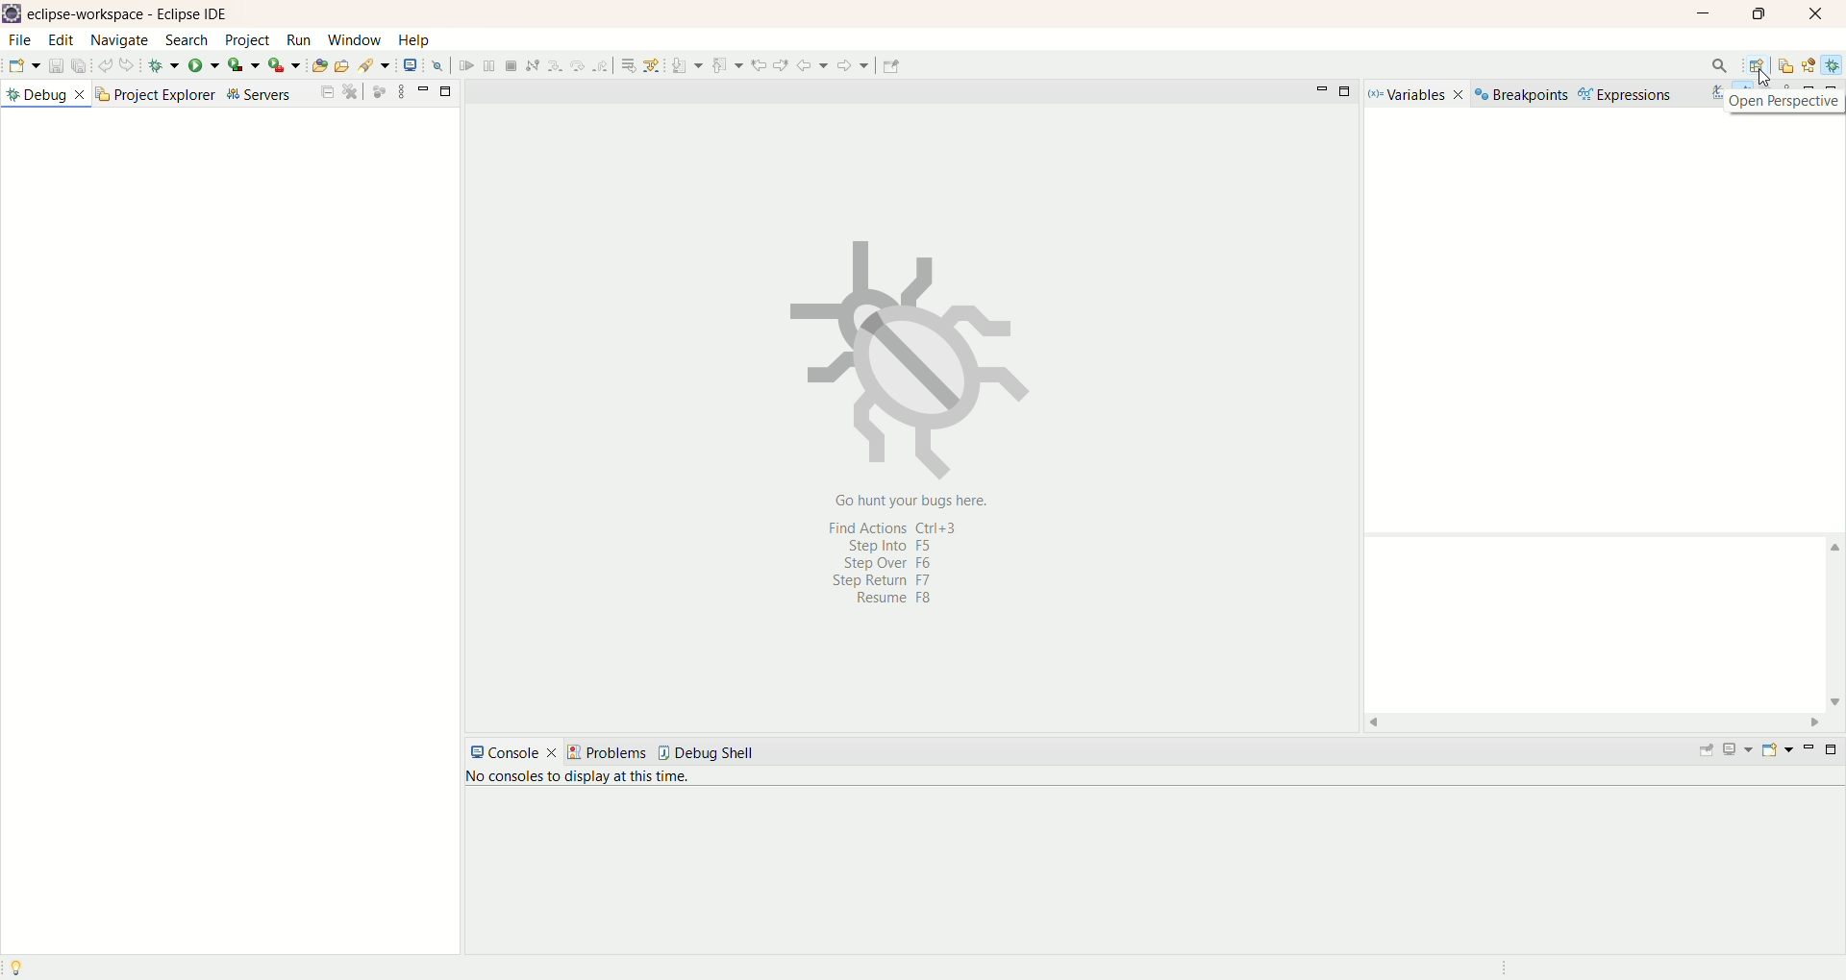 This screenshot has height=980, width=1846. Describe the element at coordinates (20, 40) in the screenshot. I see `file` at that location.